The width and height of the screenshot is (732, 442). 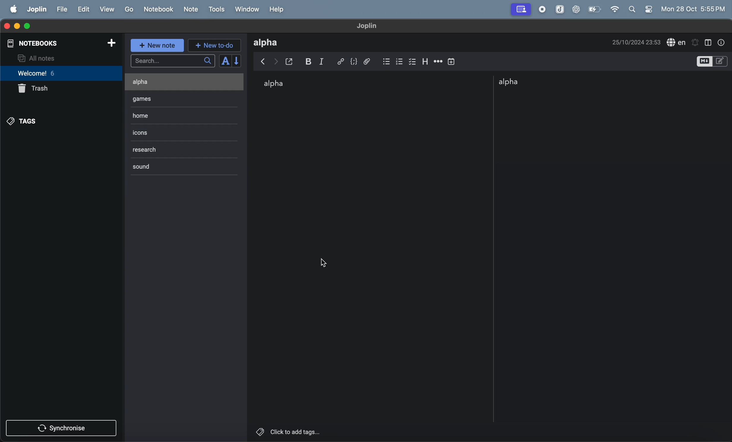 What do you see at coordinates (157, 45) in the screenshot?
I see `new note` at bounding box center [157, 45].